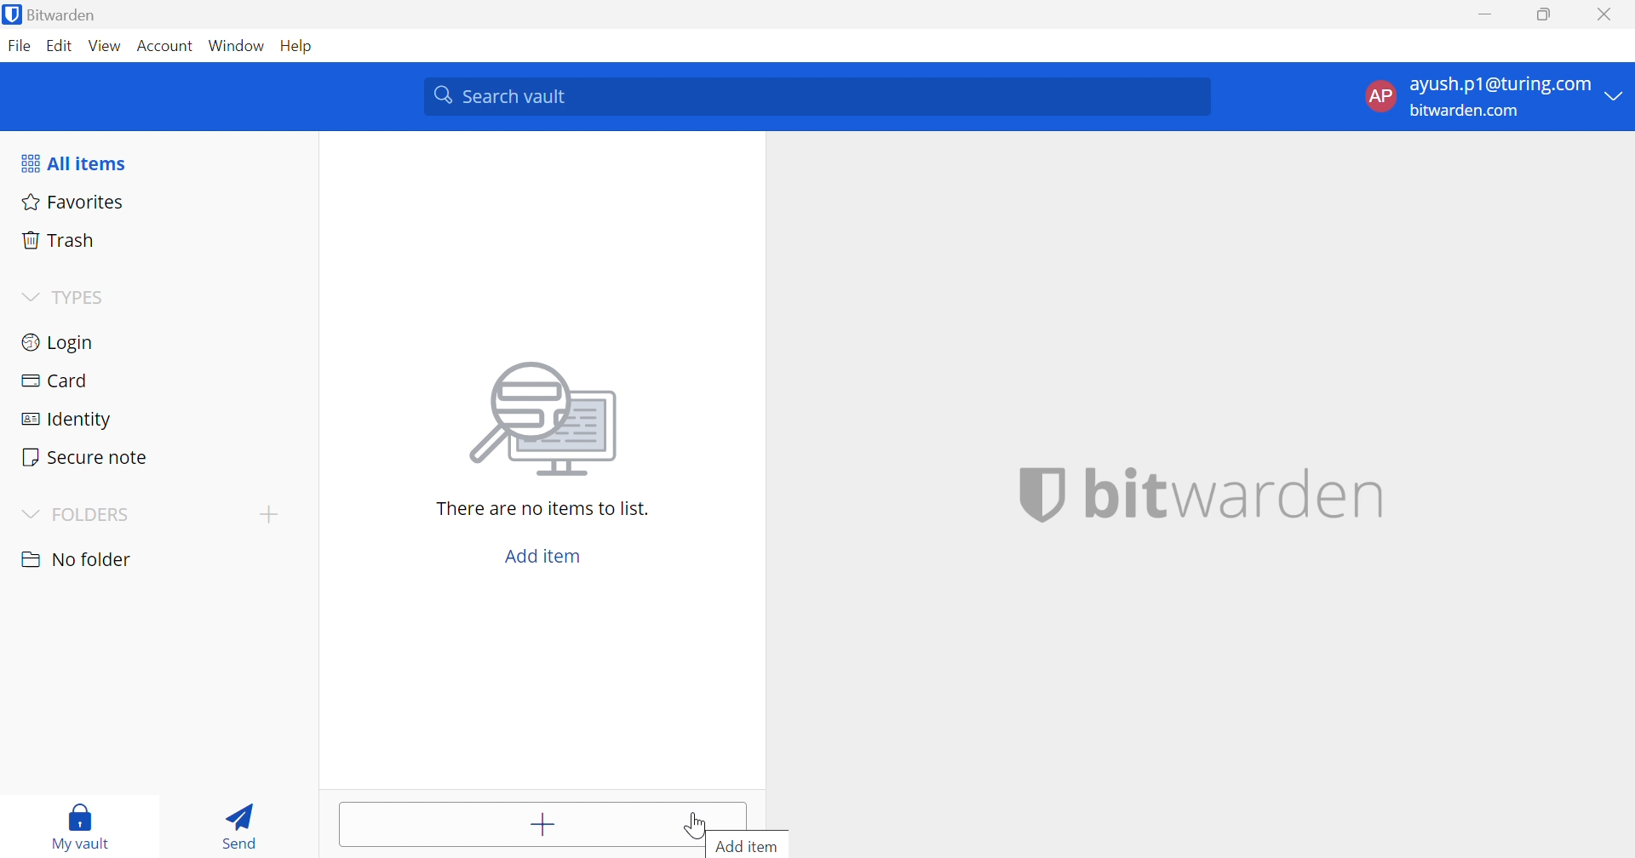 The image size is (1635, 858). Describe the element at coordinates (1619, 96) in the screenshot. I see `Drop Down` at that location.